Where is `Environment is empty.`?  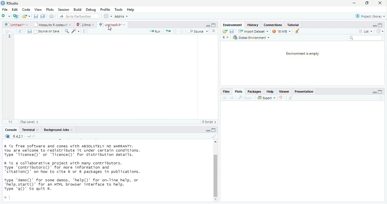 Environment is empty. is located at coordinates (302, 54).